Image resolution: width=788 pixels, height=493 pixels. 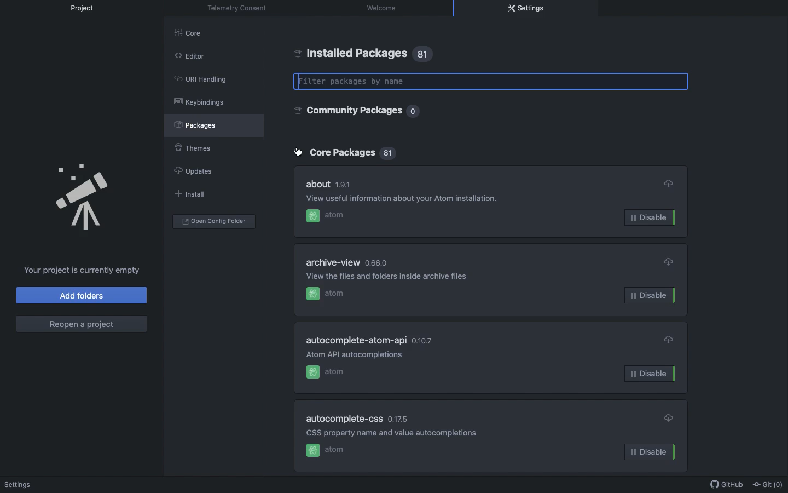 I want to click on 0, so click(x=414, y=112).